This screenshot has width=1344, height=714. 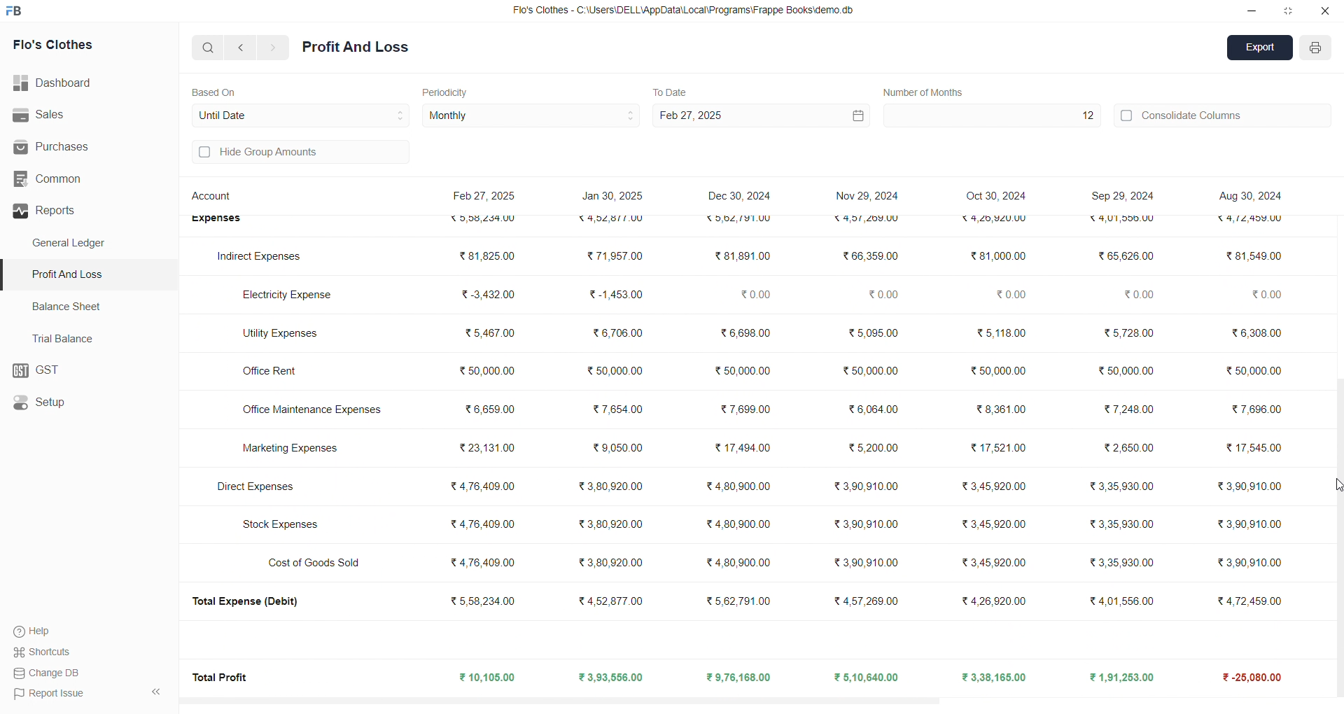 I want to click on ₹81,000.00, so click(x=991, y=256).